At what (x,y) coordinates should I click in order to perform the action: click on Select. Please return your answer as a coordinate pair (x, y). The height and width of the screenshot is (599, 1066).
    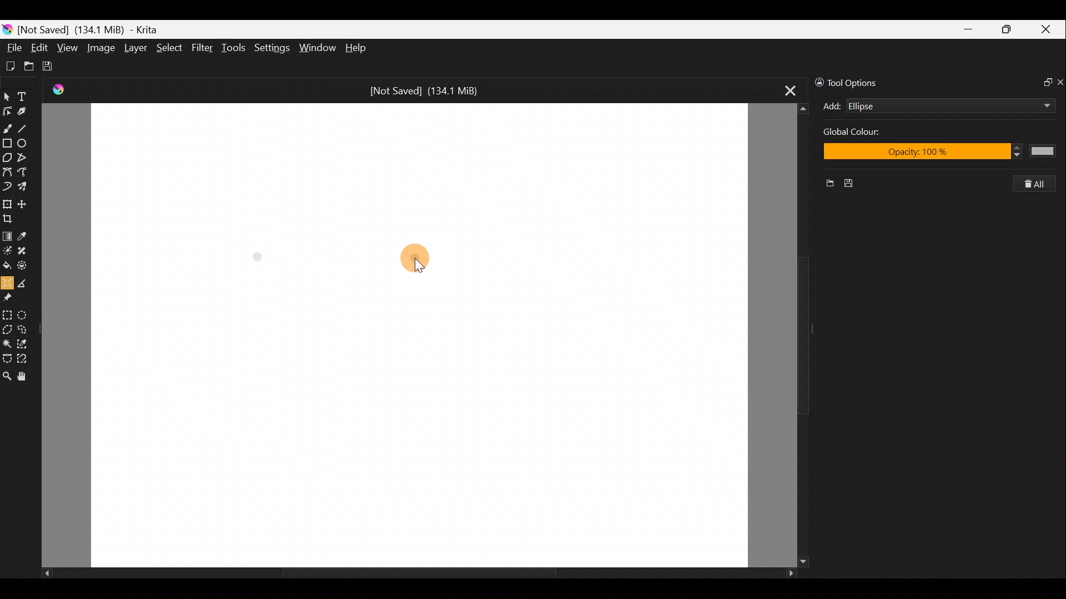
    Looking at the image, I should click on (169, 50).